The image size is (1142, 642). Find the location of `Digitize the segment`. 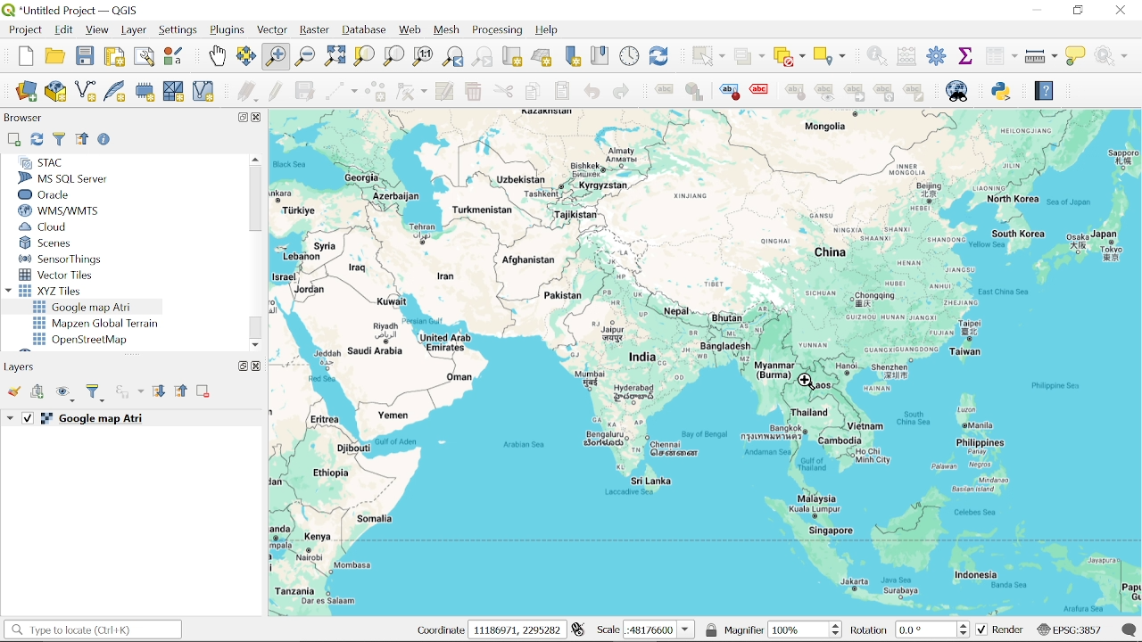

Digitize the segment is located at coordinates (340, 93).